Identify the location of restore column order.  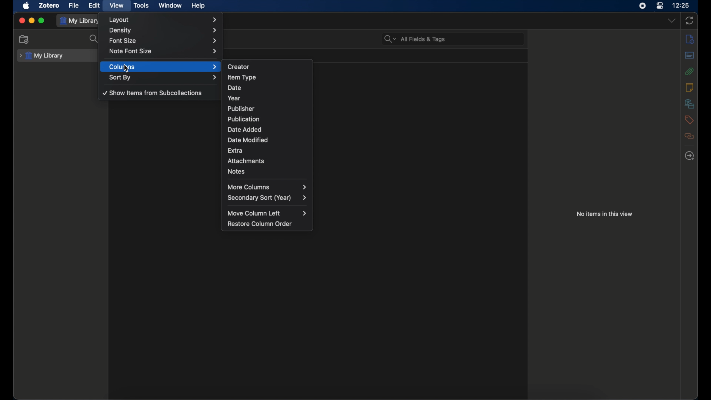
(260, 223).